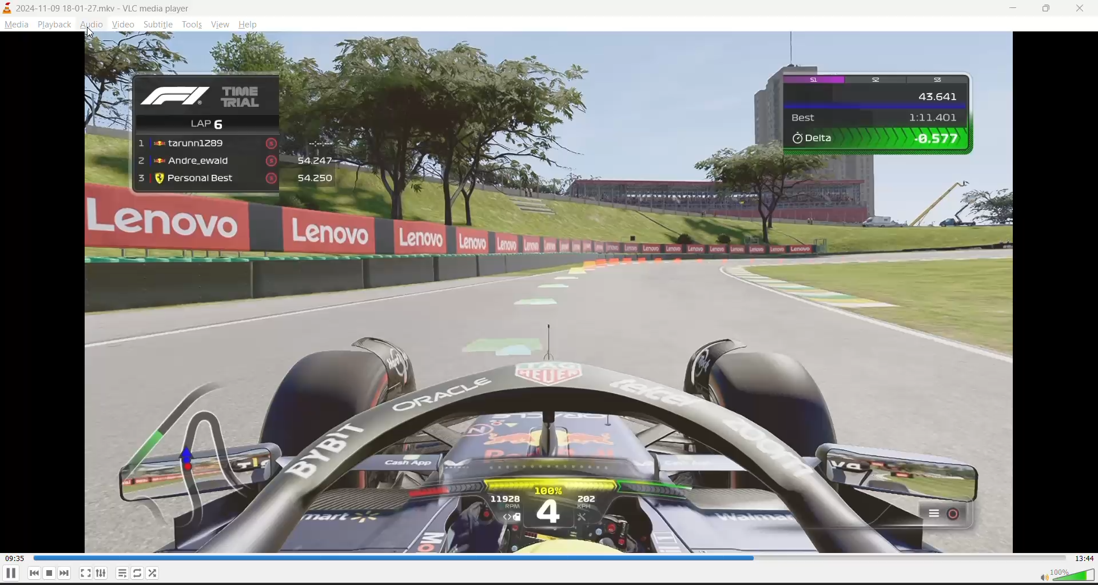 The width and height of the screenshot is (1098, 585). Describe the element at coordinates (549, 290) in the screenshot. I see `preview` at that location.